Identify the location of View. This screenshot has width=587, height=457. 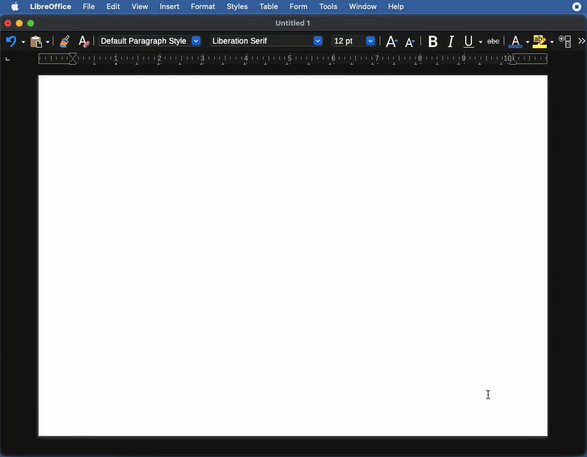
(141, 7).